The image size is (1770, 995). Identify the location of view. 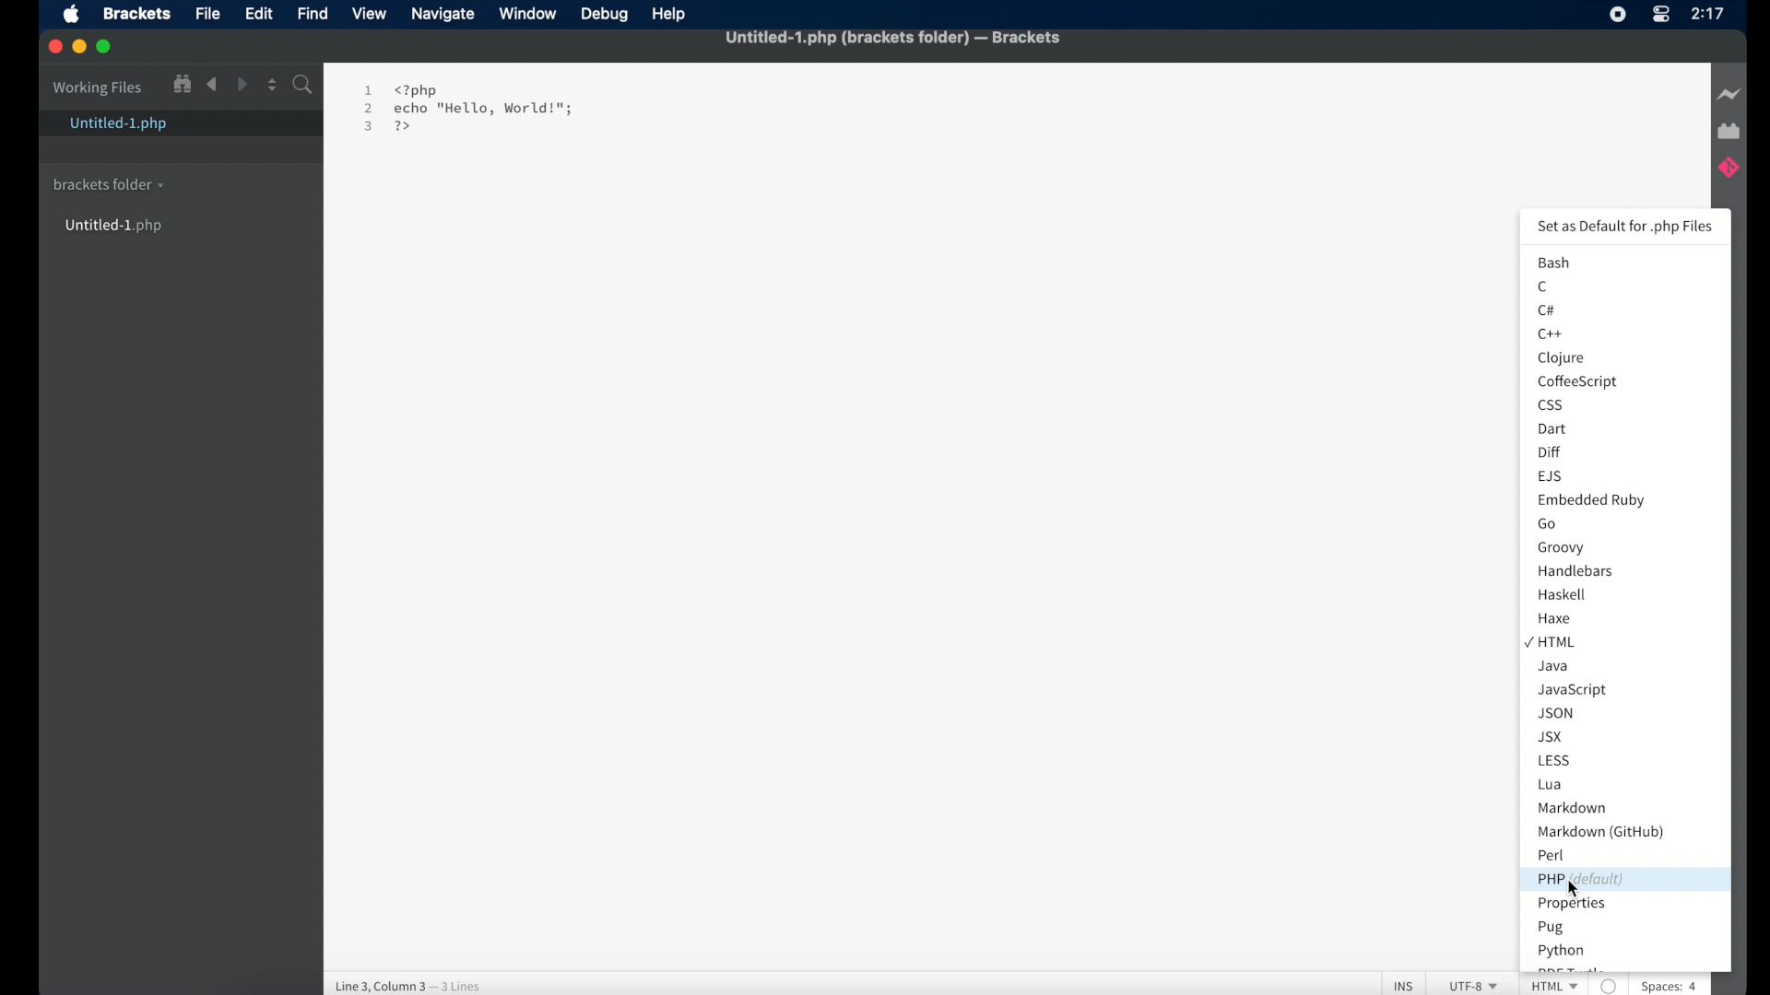
(370, 15).